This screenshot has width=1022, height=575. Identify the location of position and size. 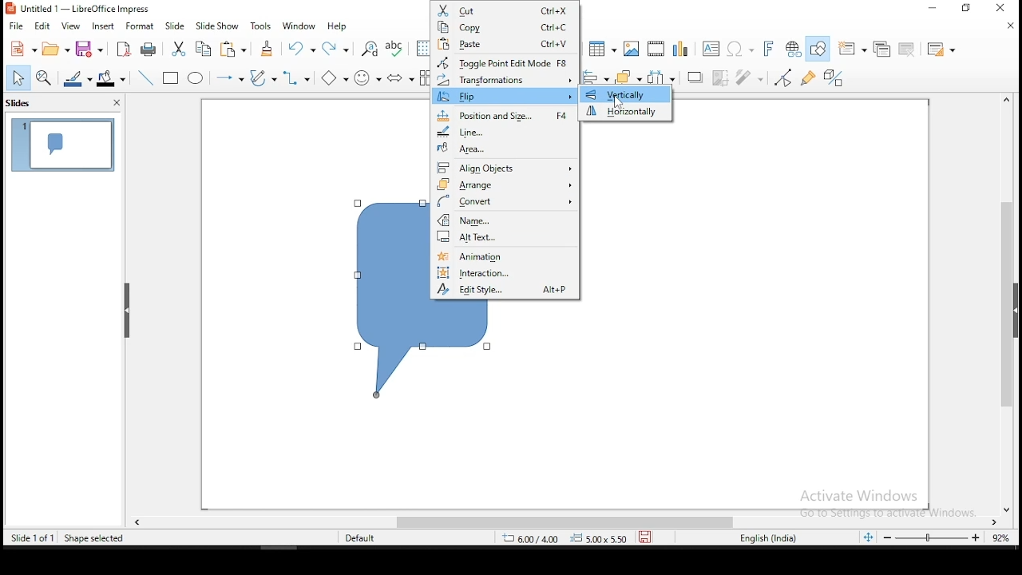
(507, 114).